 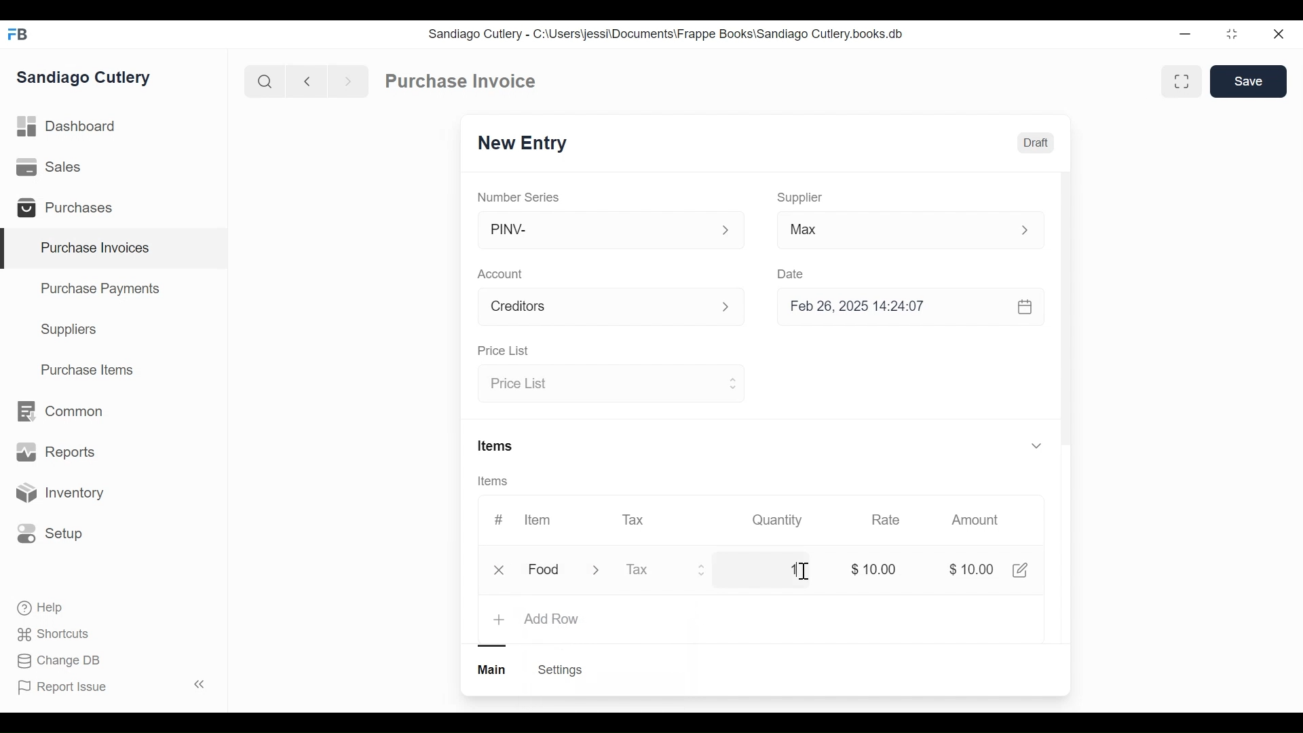 I want to click on Item, so click(x=536, y=520).